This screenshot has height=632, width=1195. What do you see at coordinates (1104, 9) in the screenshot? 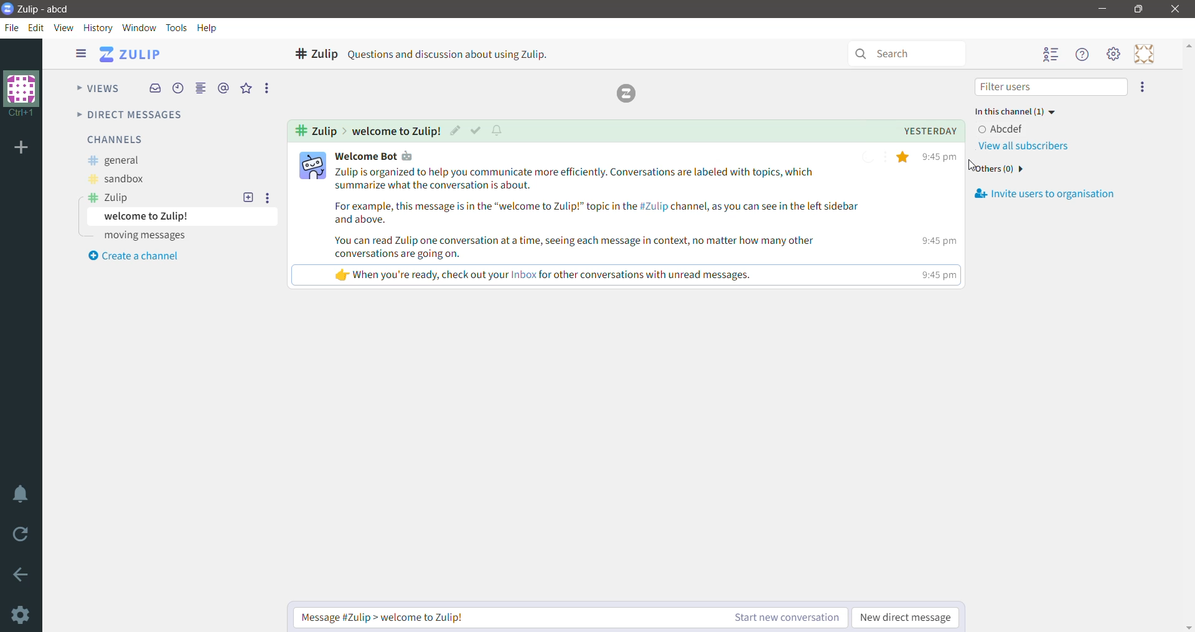
I see `Minimize` at bounding box center [1104, 9].